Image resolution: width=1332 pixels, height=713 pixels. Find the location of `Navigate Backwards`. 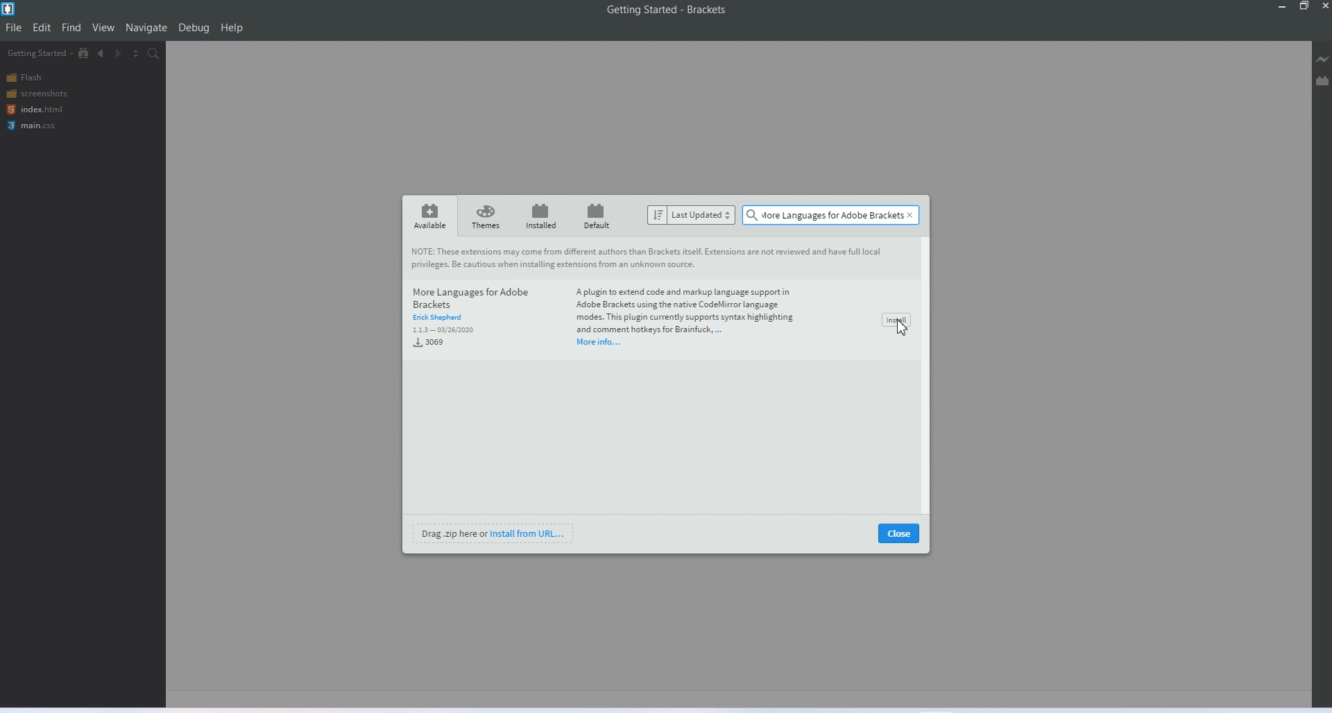

Navigate Backwards is located at coordinates (102, 53).